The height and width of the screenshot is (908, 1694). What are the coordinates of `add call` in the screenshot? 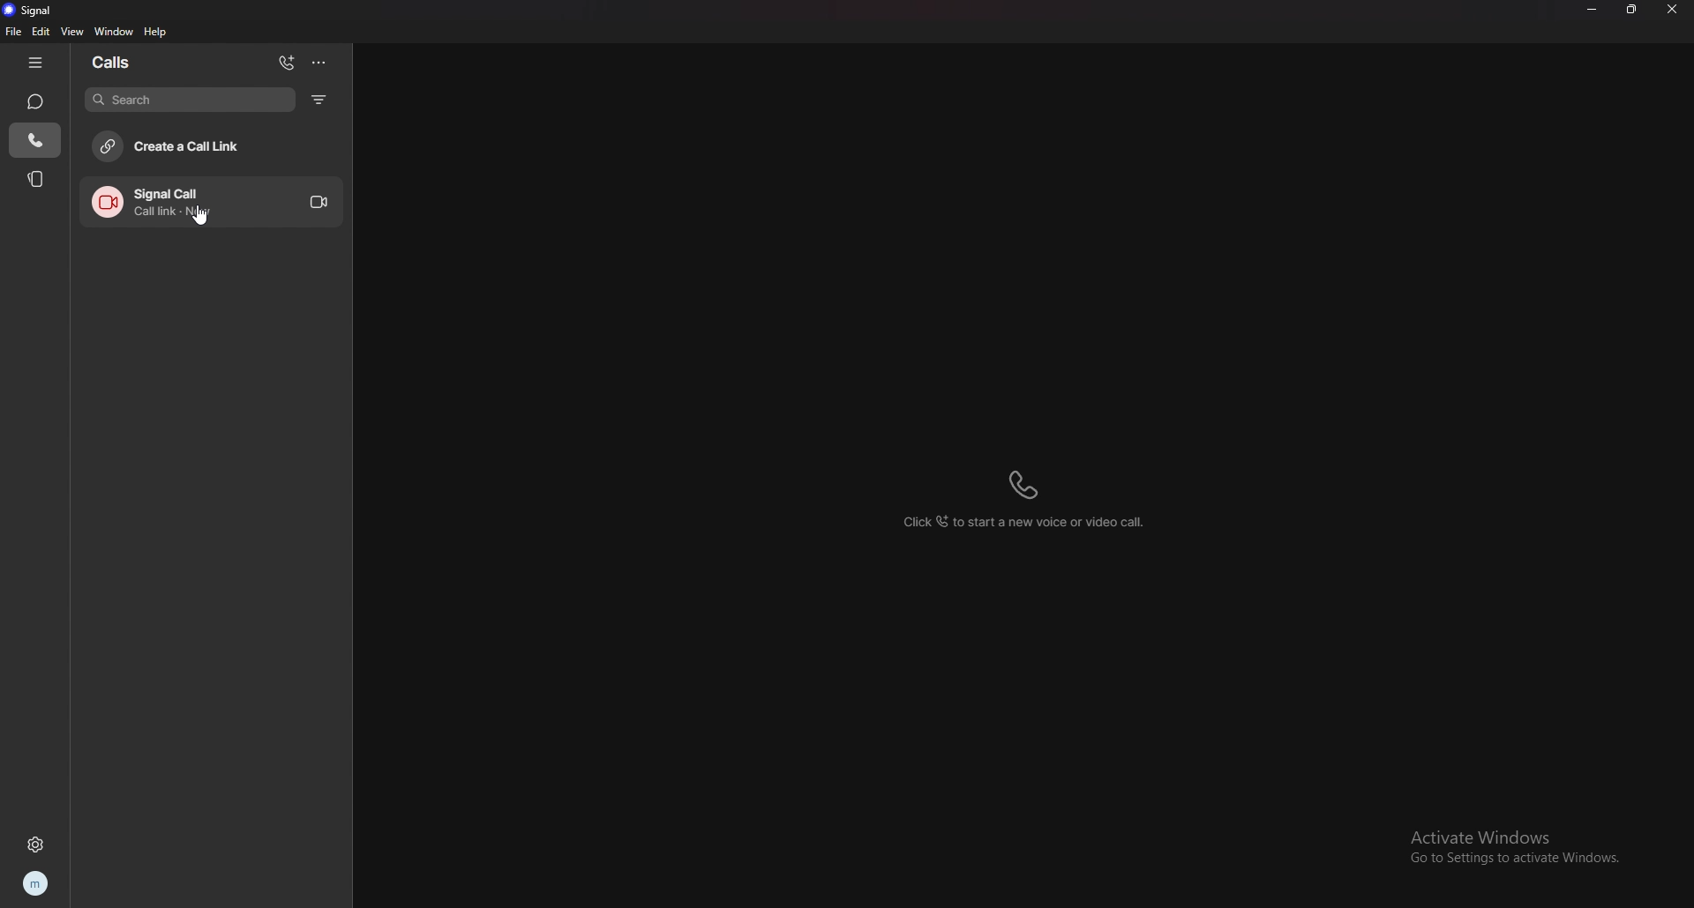 It's located at (288, 64).